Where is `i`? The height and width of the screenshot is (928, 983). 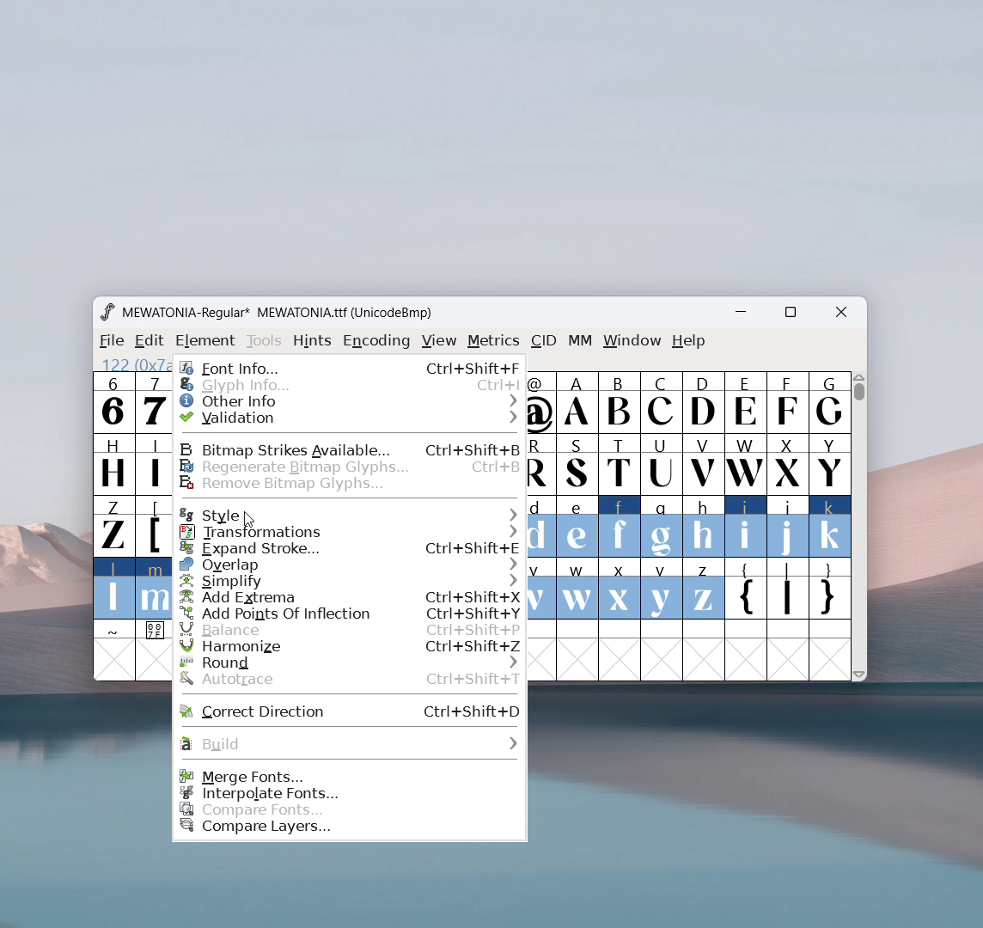 i is located at coordinates (746, 527).